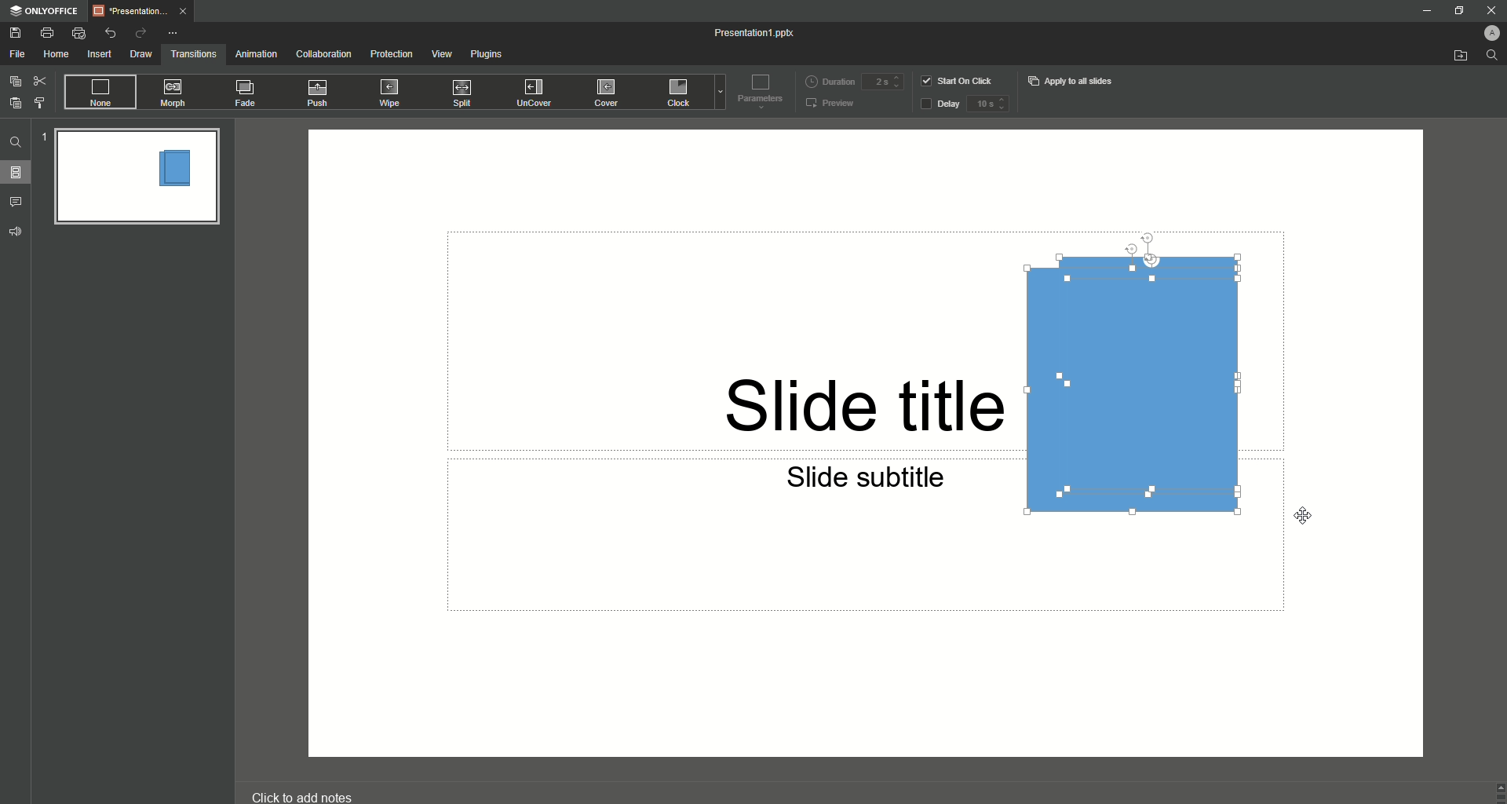  I want to click on Profile, so click(1484, 31).